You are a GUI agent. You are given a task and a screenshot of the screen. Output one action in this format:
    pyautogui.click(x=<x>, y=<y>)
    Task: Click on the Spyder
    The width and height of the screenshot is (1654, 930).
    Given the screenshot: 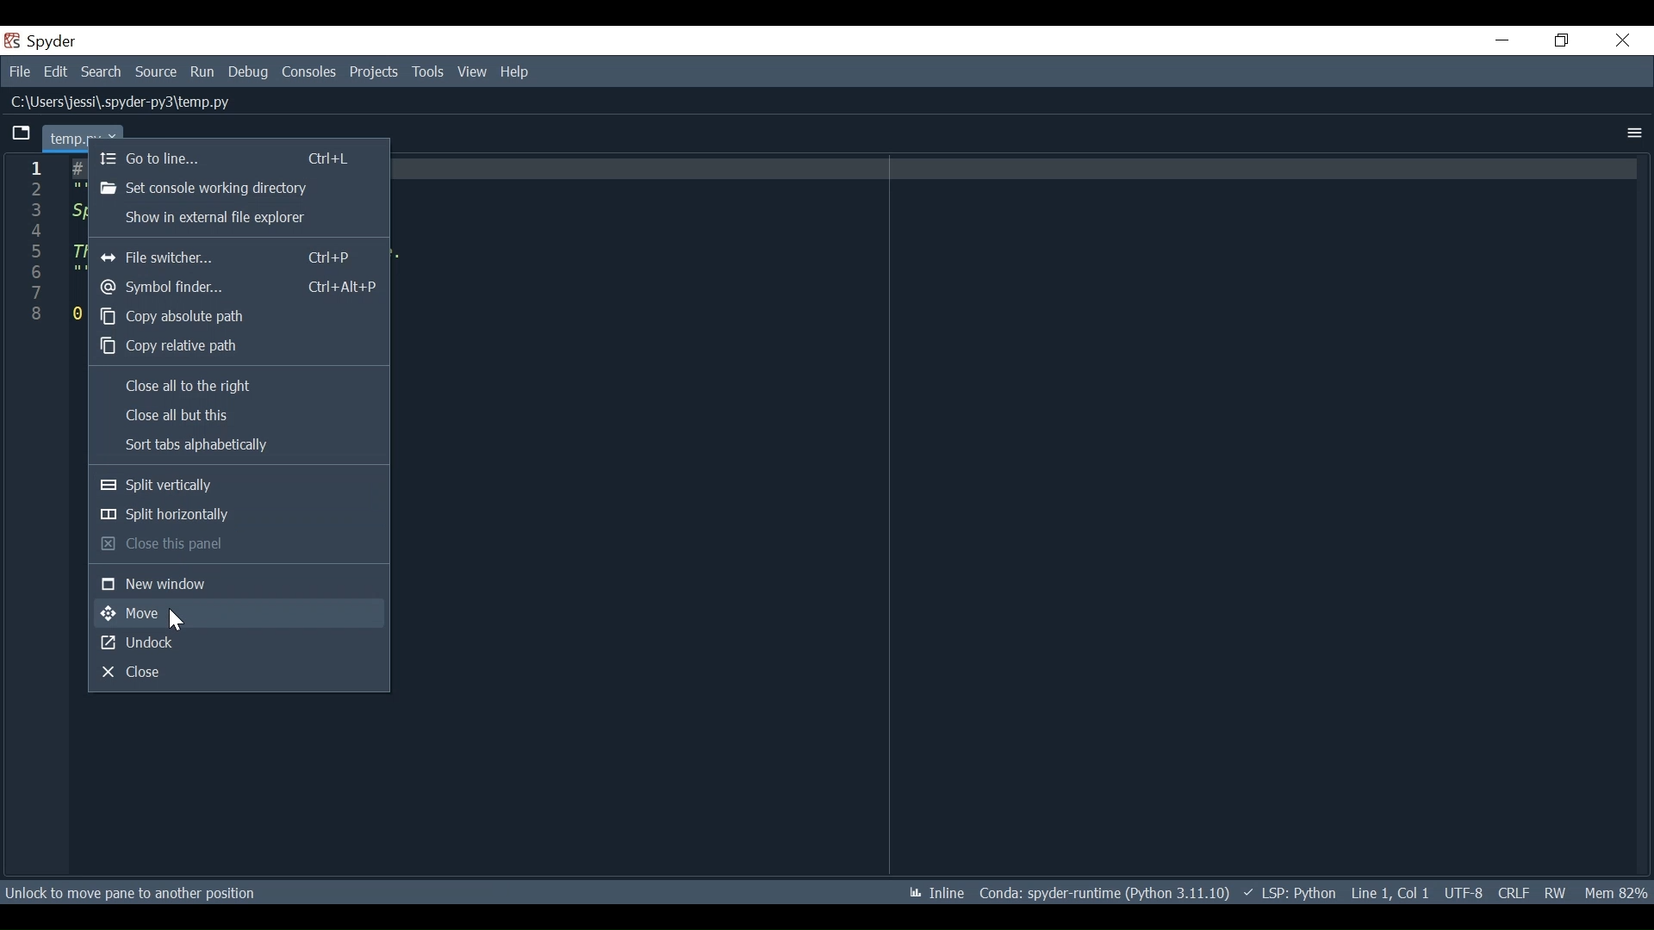 What is the action you would take?
    pyautogui.click(x=45, y=42)
    